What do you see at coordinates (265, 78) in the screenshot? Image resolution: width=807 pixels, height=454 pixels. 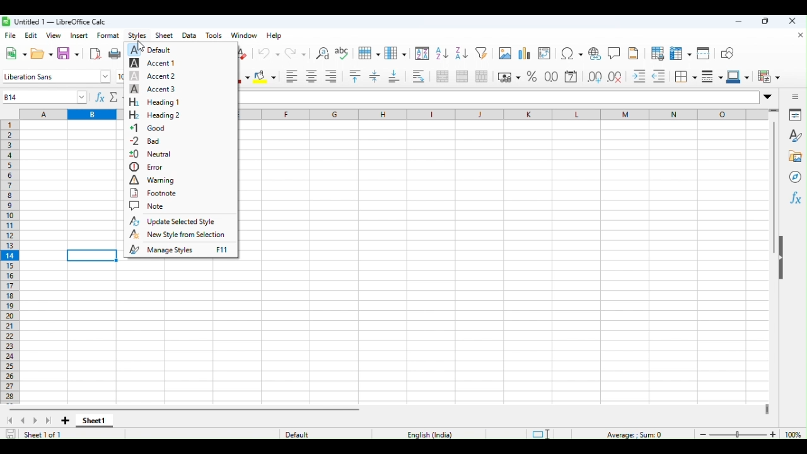 I see `fill colour` at bounding box center [265, 78].